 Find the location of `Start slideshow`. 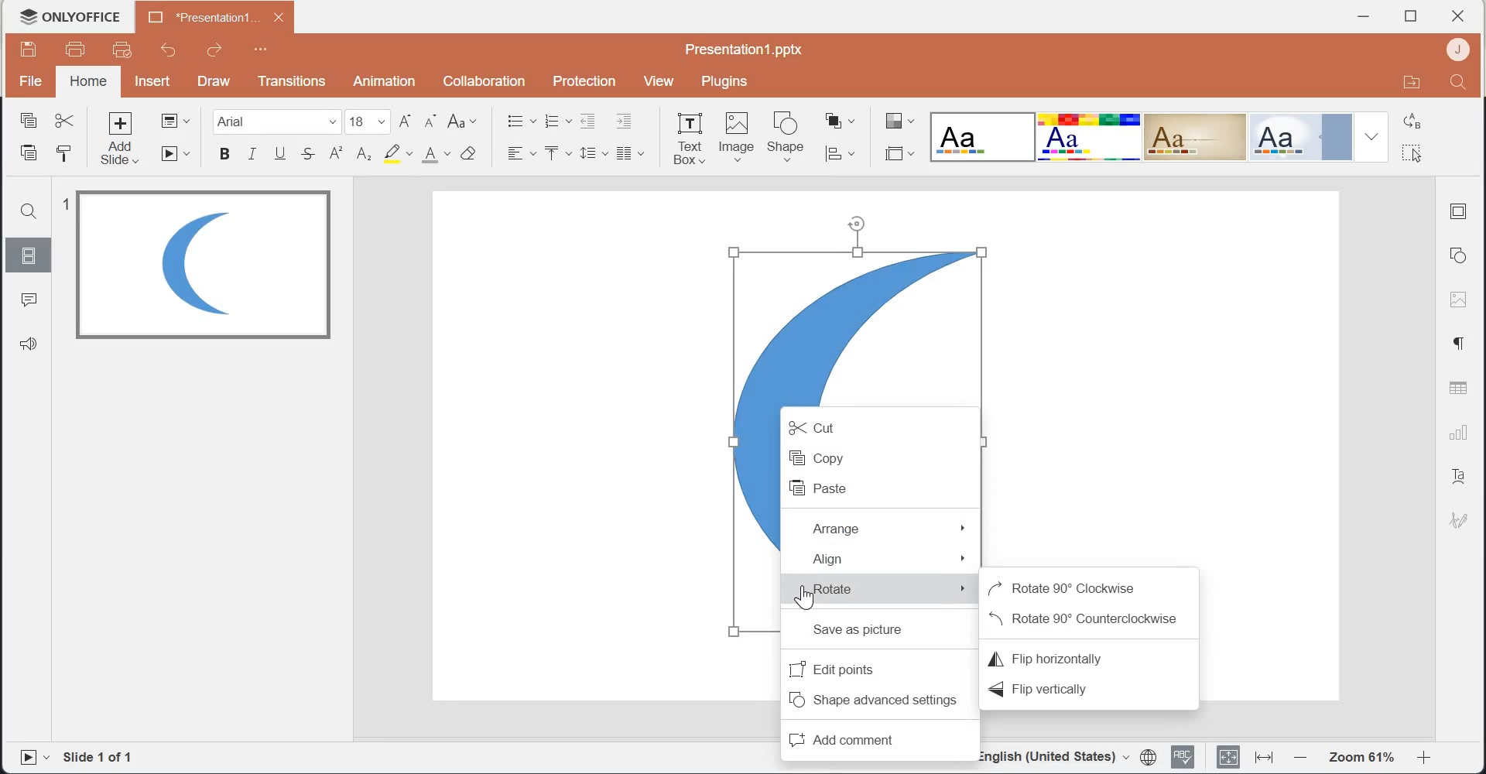

Start slideshow is located at coordinates (177, 154).